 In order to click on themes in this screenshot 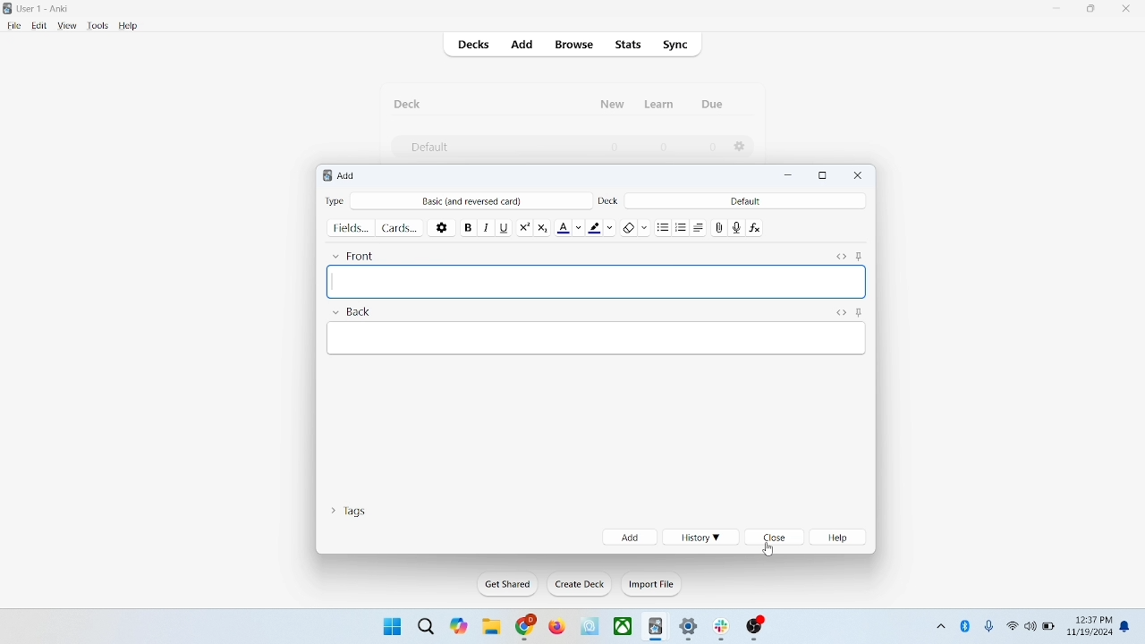, I will do `click(459, 626)`.